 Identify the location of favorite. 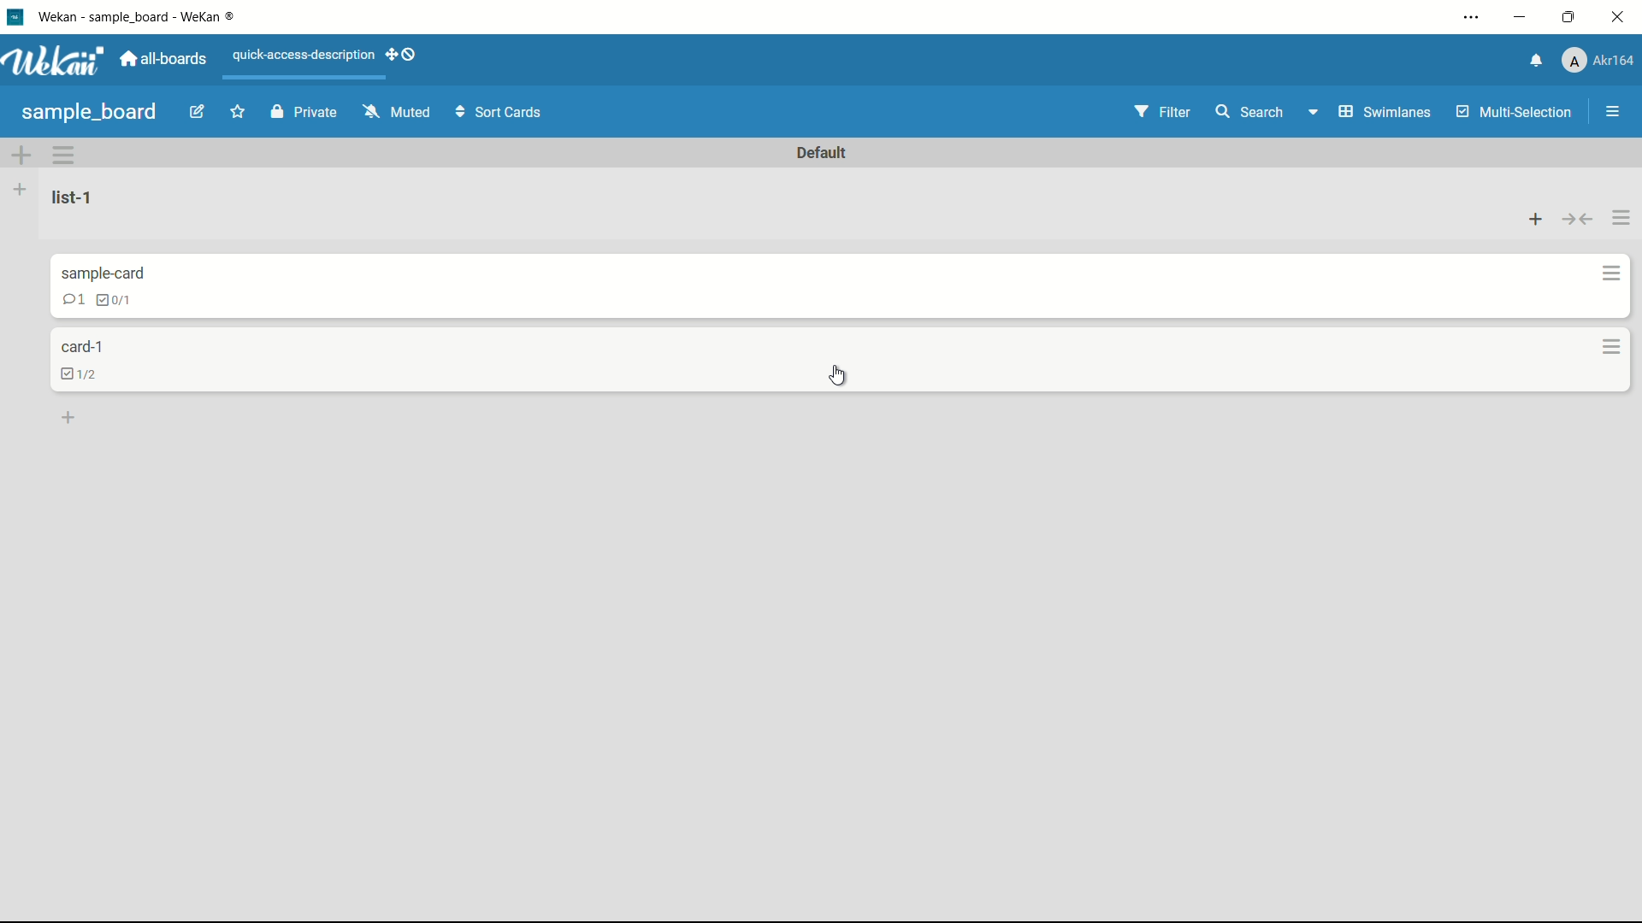
(235, 114).